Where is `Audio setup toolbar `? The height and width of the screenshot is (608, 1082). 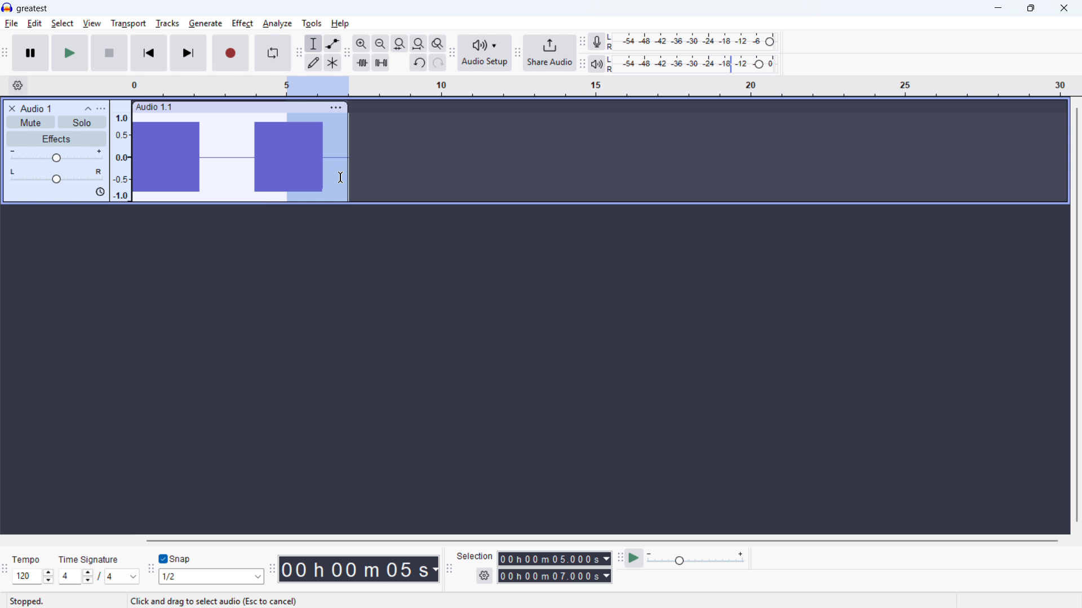 Audio setup toolbar  is located at coordinates (453, 54).